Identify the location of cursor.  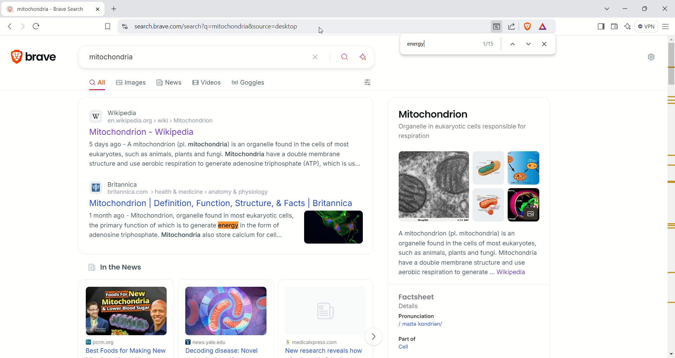
(319, 32).